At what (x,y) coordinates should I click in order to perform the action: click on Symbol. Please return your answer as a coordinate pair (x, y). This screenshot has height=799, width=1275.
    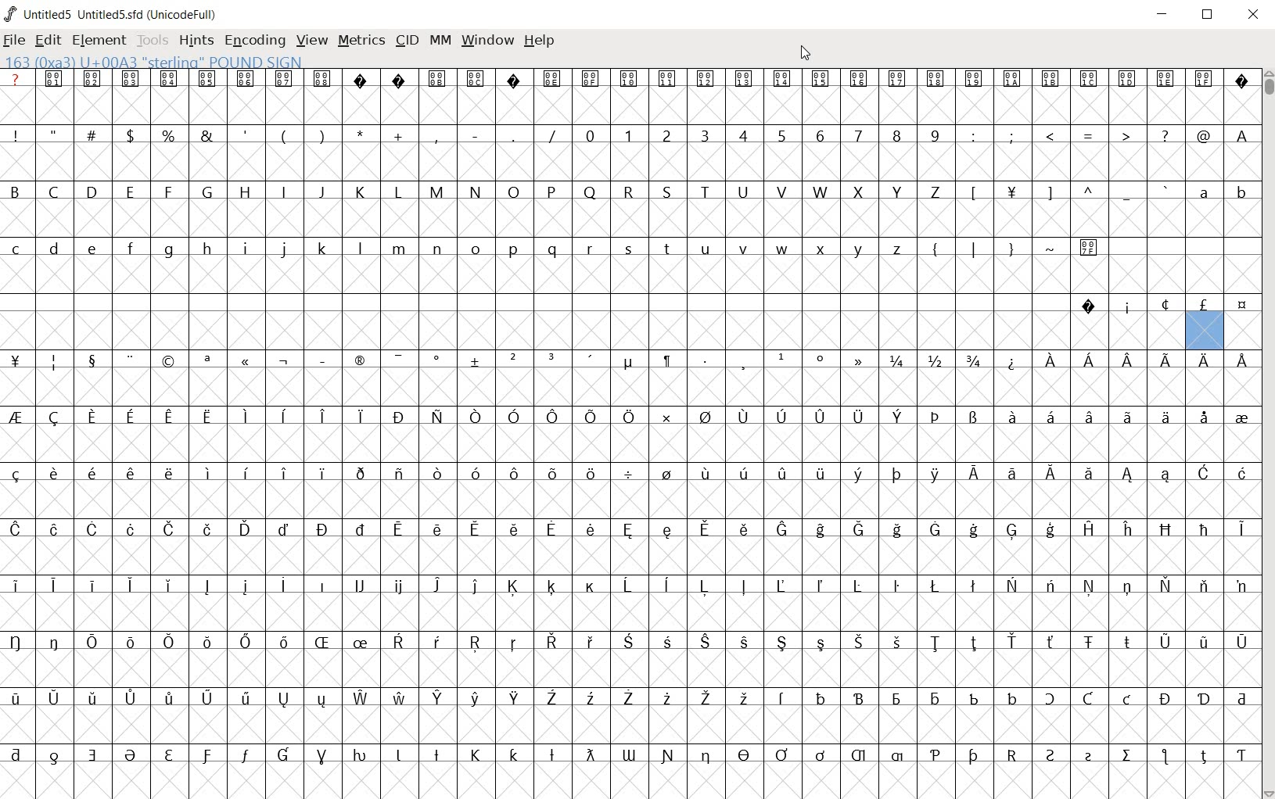
    Looking at the image, I should click on (92, 700).